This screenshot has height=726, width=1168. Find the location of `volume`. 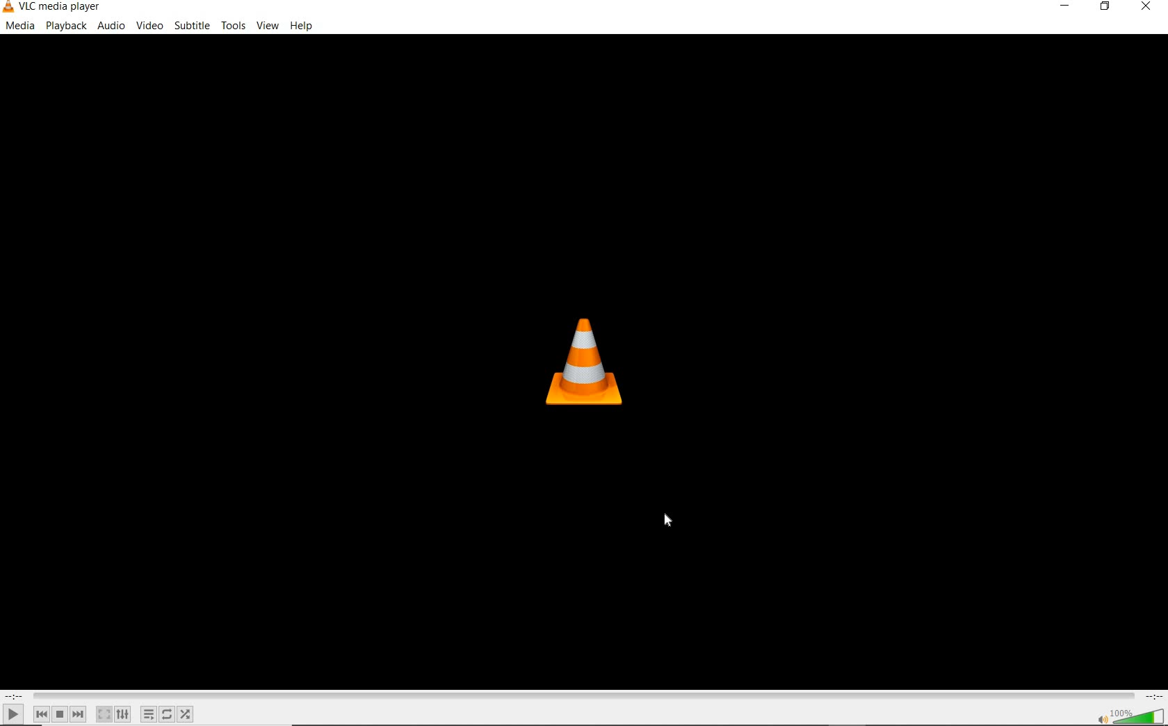

volume is located at coordinates (1139, 715).